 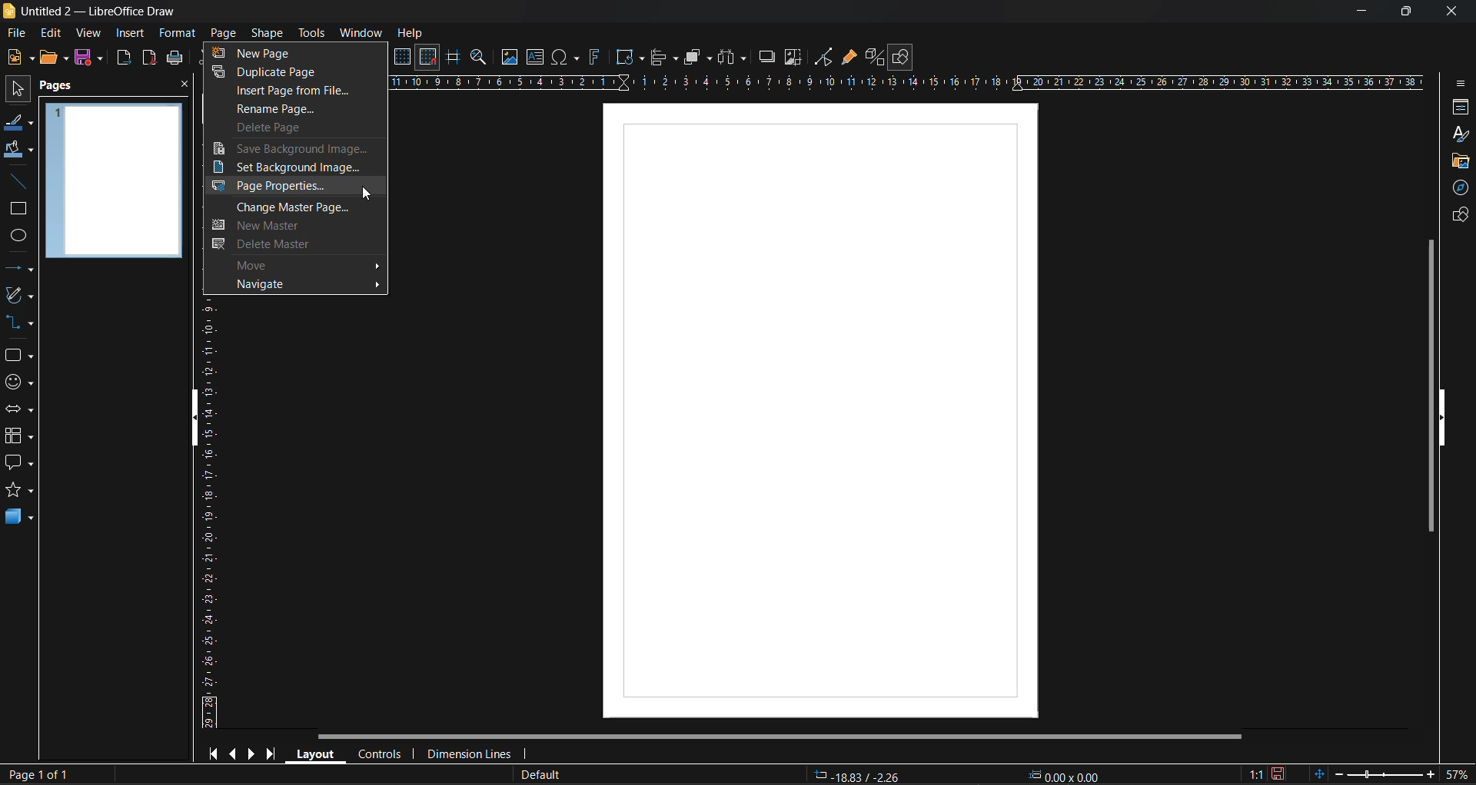 What do you see at coordinates (235, 753) in the screenshot?
I see `previous` at bounding box center [235, 753].